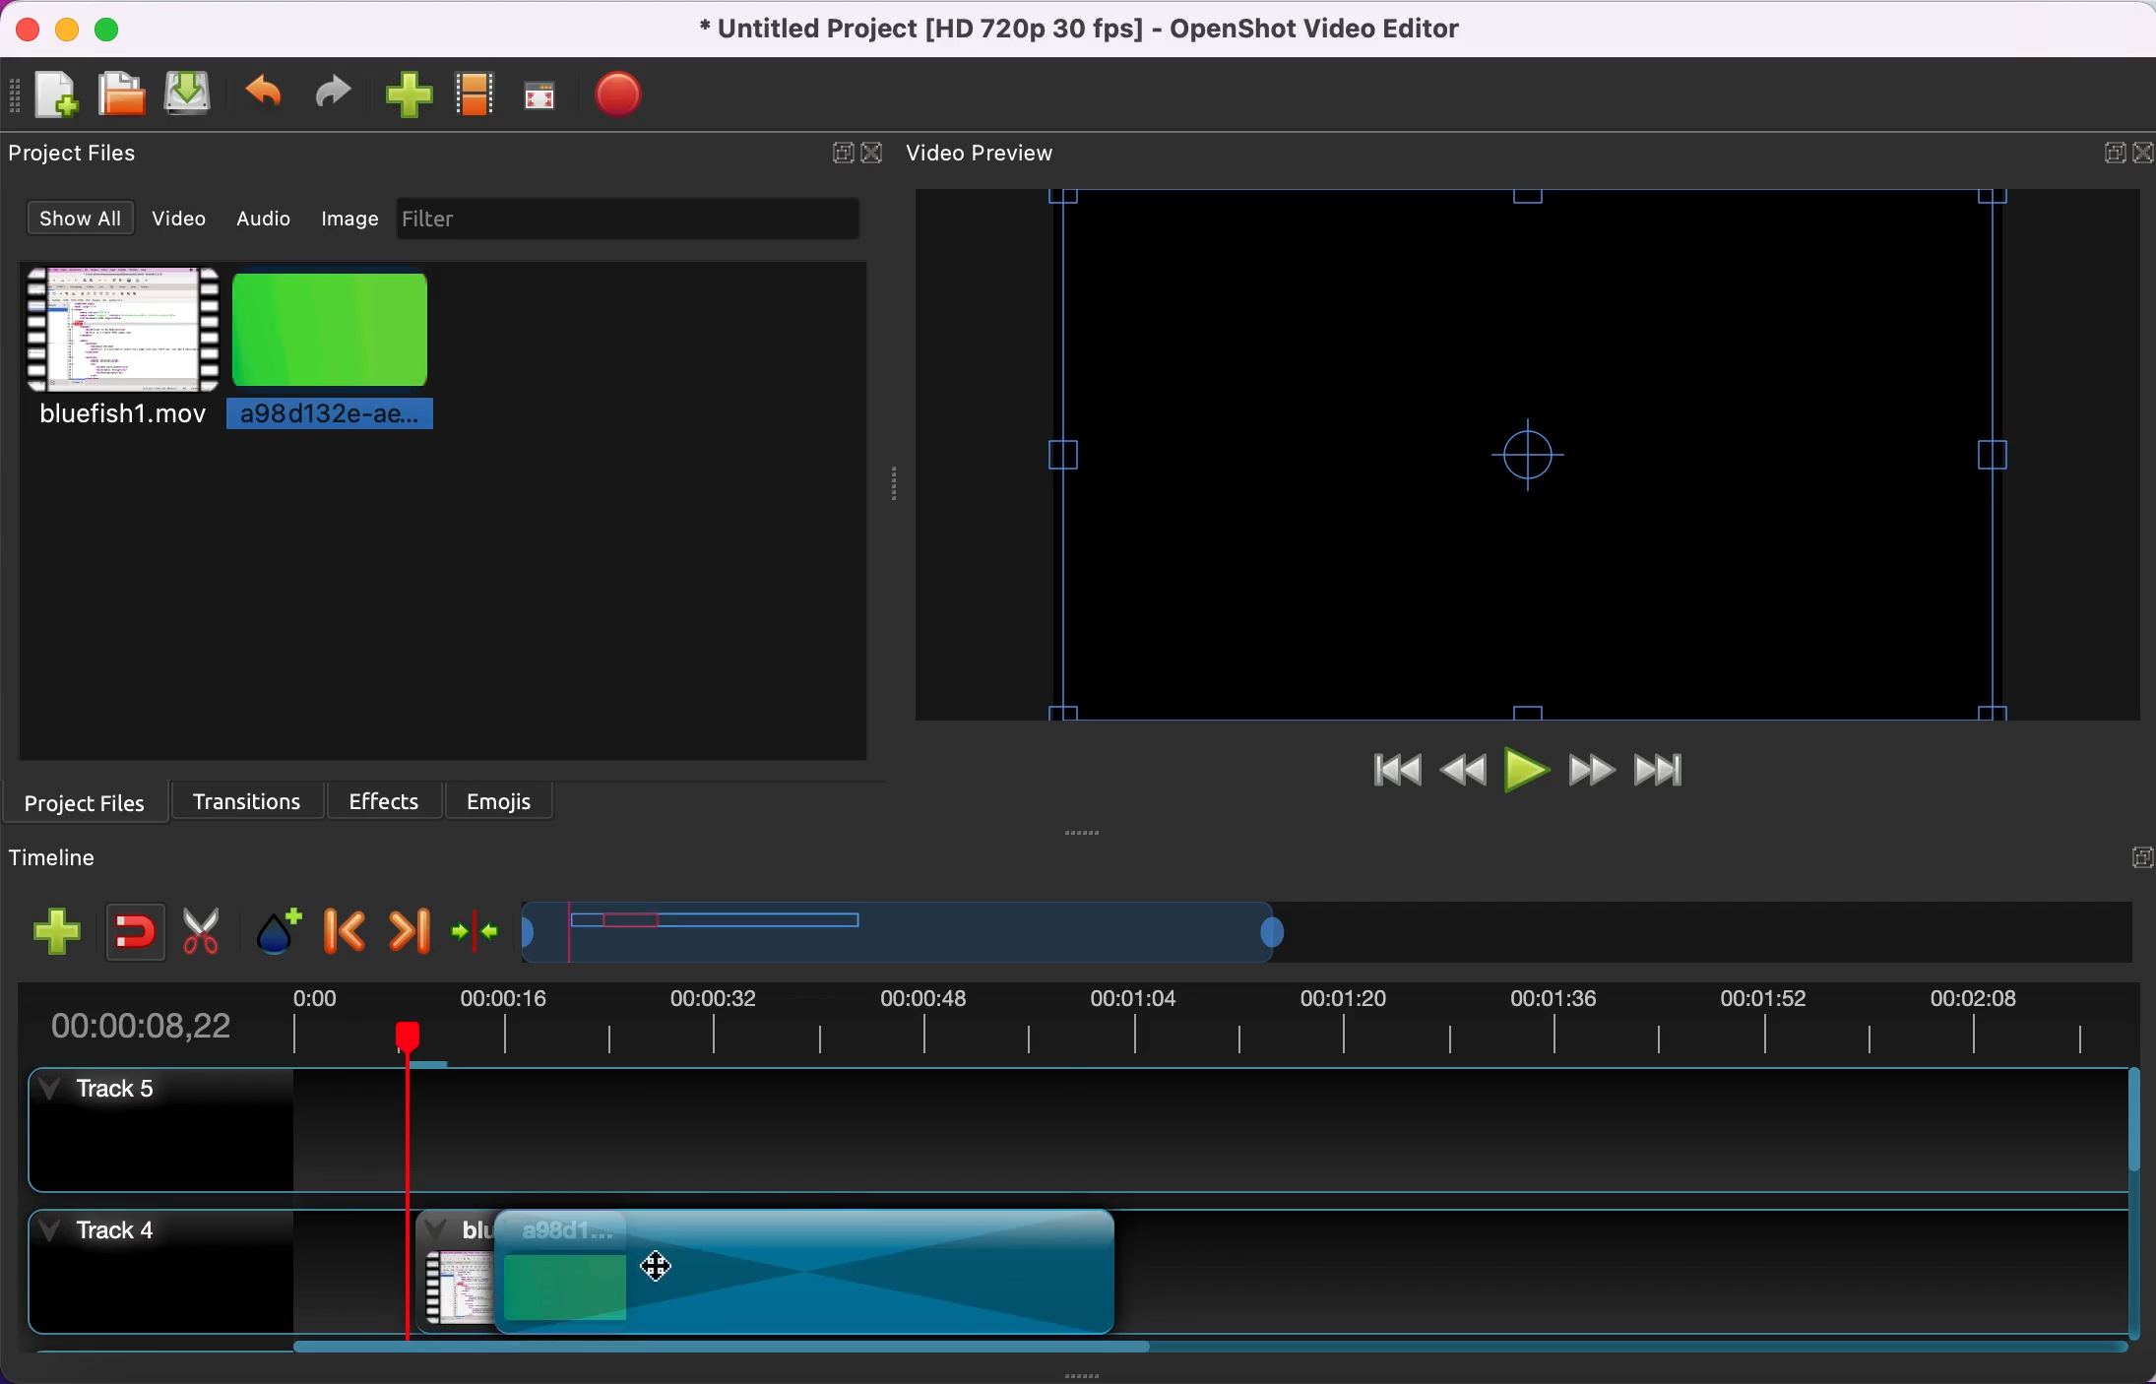 The height and width of the screenshot is (1384, 2156). Describe the element at coordinates (77, 219) in the screenshot. I see `show all` at that location.